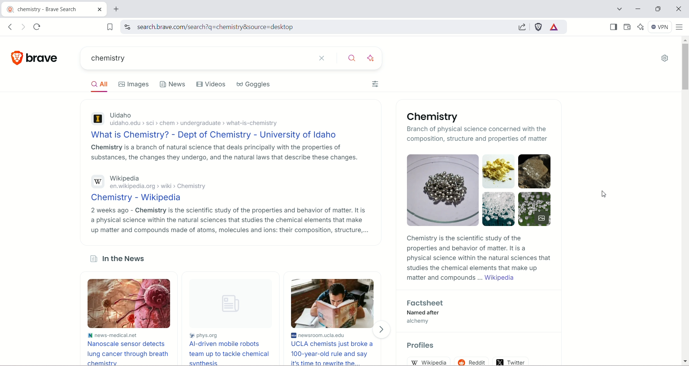  I want to click on Named after, so click(423, 312).